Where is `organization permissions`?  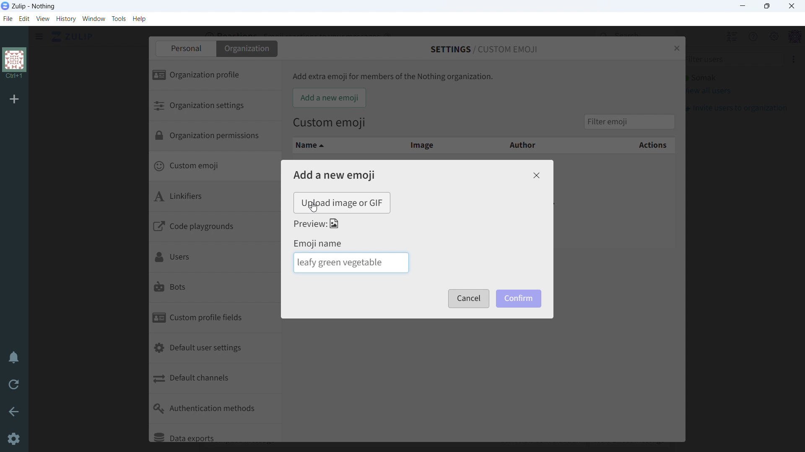 organization permissions is located at coordinates (215, 137).